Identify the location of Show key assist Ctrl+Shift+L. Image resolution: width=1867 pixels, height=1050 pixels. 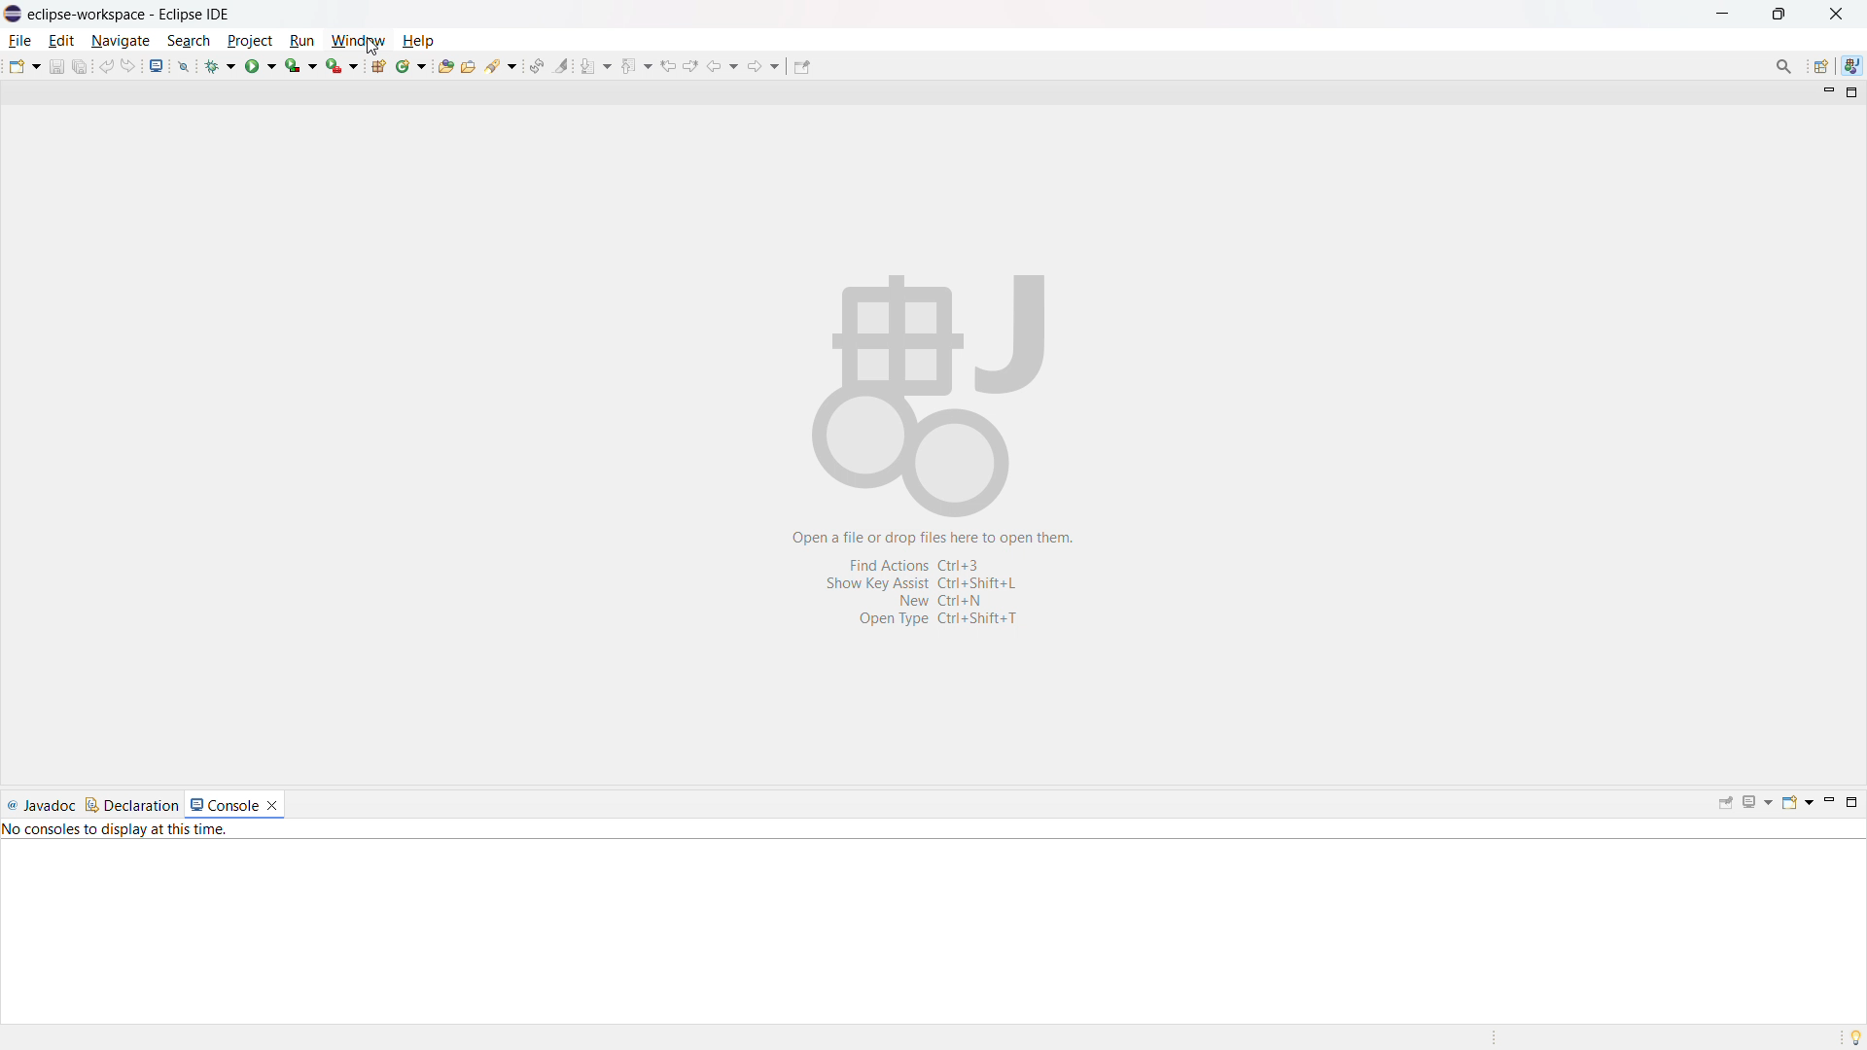
(927, 583).